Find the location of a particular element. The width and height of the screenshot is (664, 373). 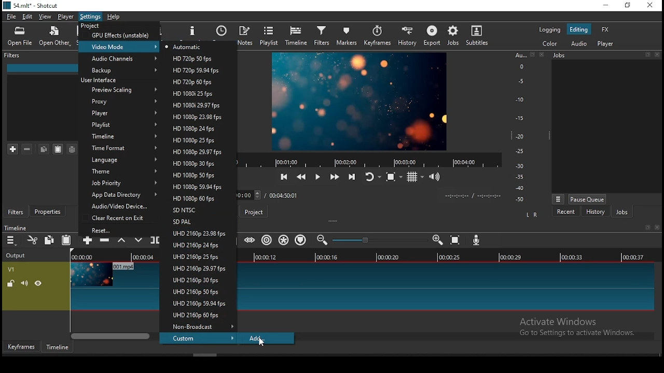

add is located at coordinates (266, 339).